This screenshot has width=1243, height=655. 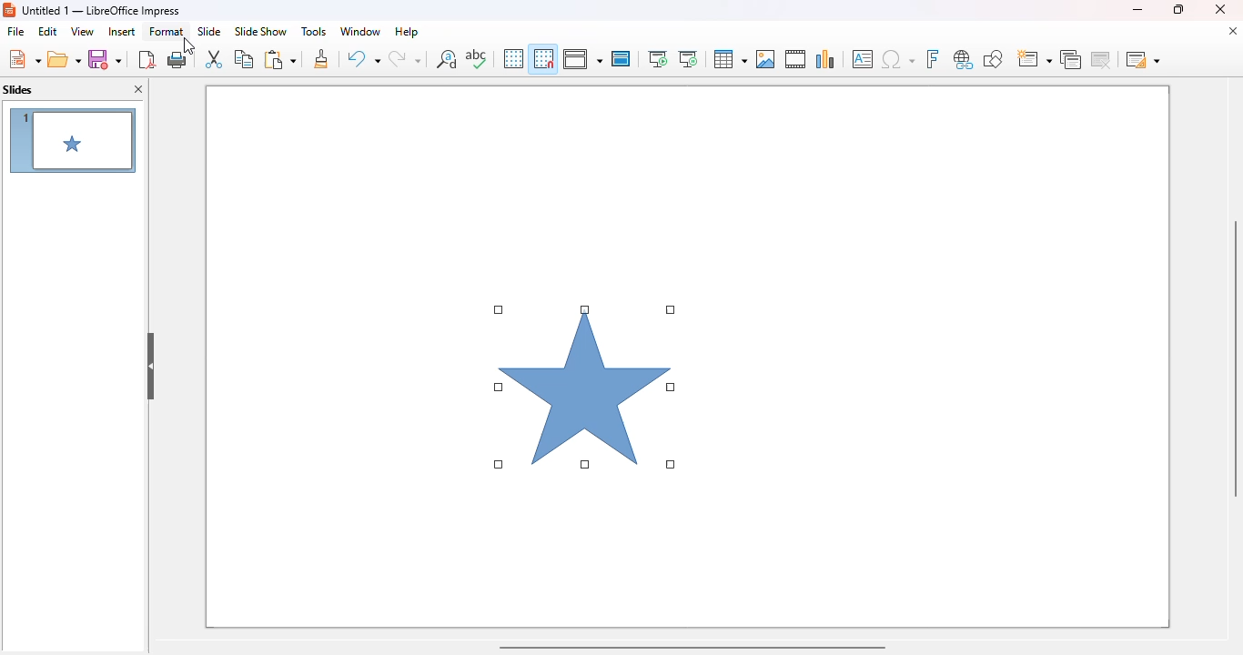 What do you see at coordinates (140, 90) in the screenshot?
I see `close pane` at bounding box center [140, 90].